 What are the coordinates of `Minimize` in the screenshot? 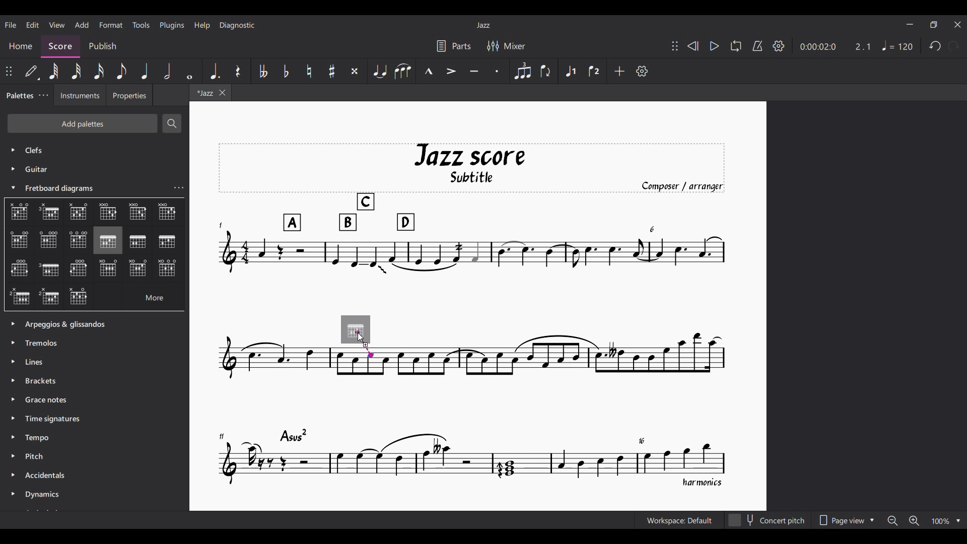 It's located at (910, 24).